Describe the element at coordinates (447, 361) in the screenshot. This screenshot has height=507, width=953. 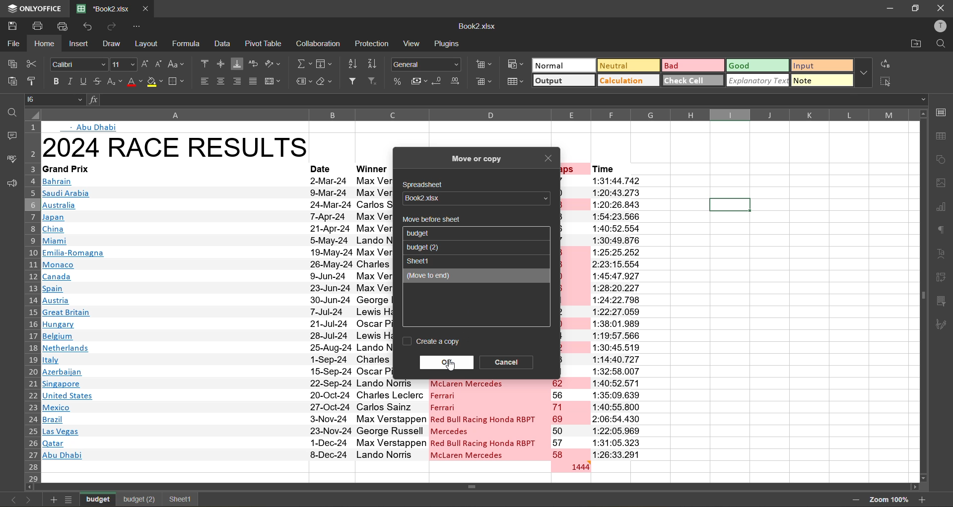
I see `ok` at that location.